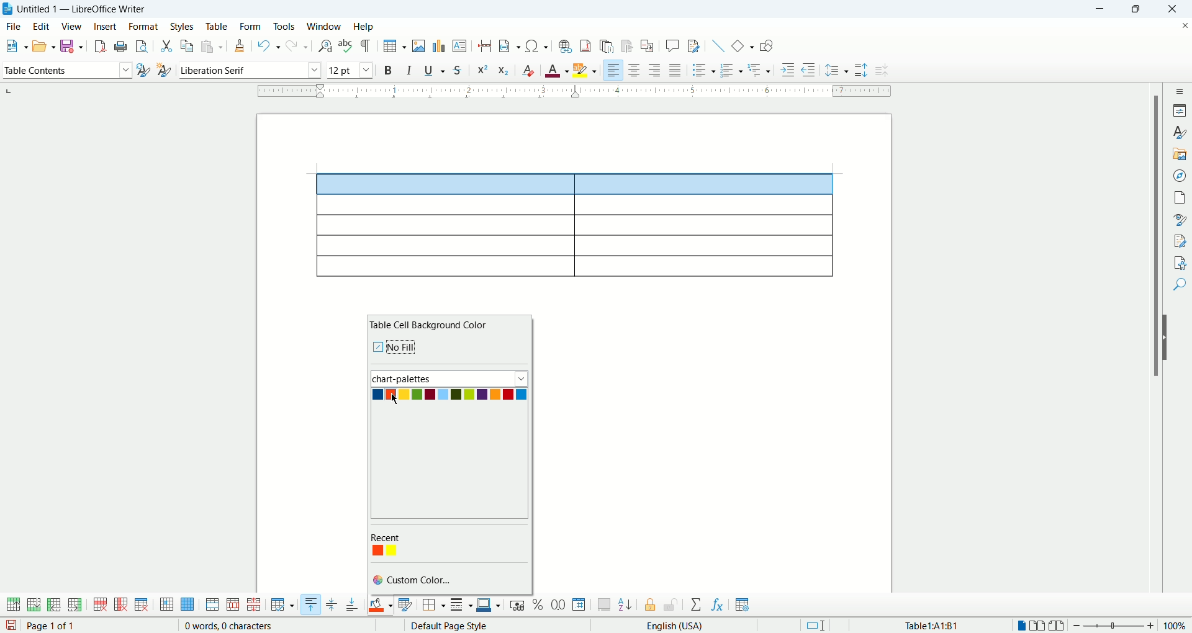 This screenshot has width=1192, height=633. Describe the element at coordinates (71, 46) in the screenshot. I see `save` at that location.